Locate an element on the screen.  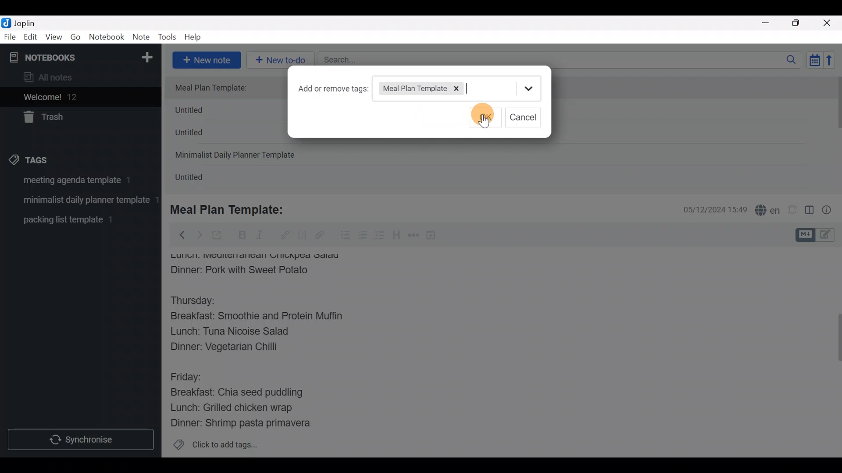
Edit is located at coordinates (31, 39).